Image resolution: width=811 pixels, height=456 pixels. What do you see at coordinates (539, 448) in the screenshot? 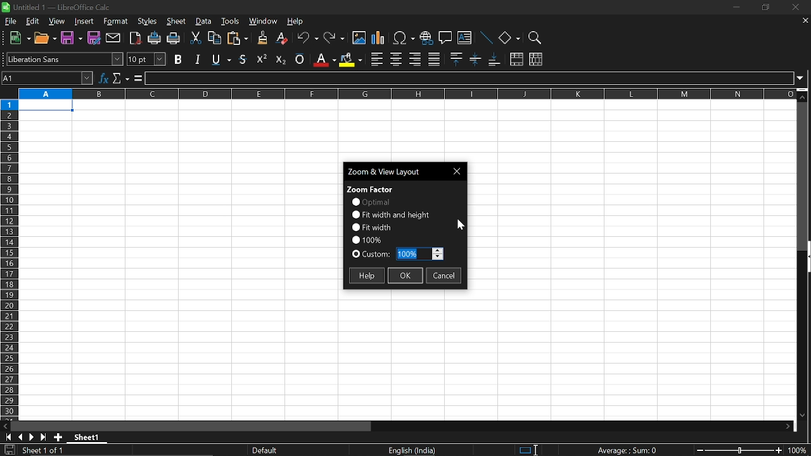
I see `Cursor` at bounding box center [539, 448].